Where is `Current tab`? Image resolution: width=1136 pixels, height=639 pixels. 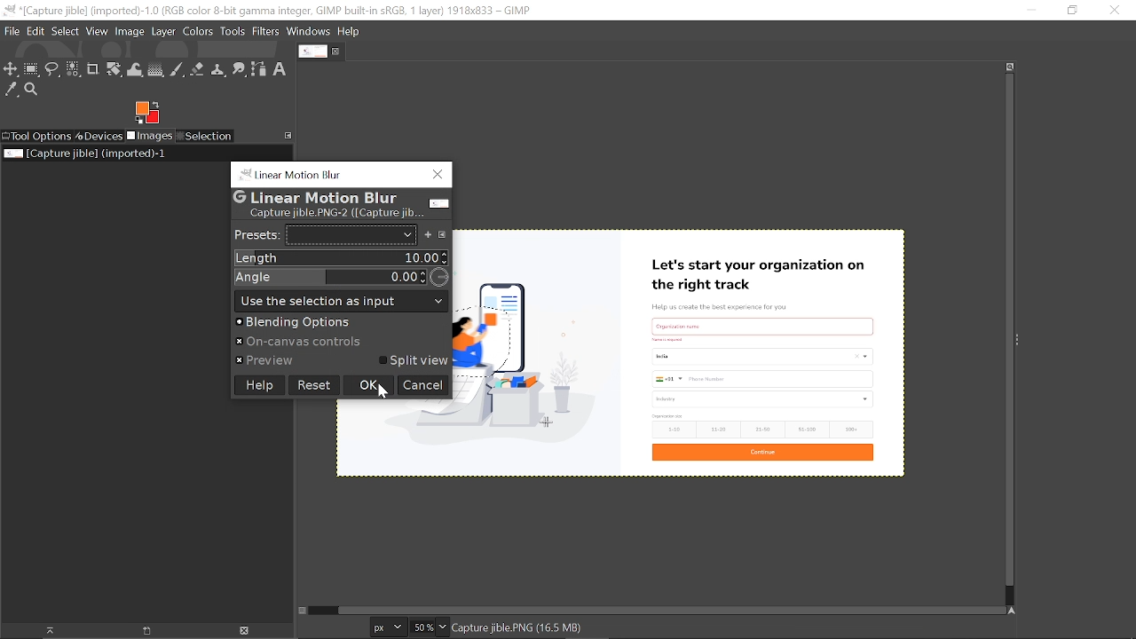 Current tab is located at coordinates (312, 51).